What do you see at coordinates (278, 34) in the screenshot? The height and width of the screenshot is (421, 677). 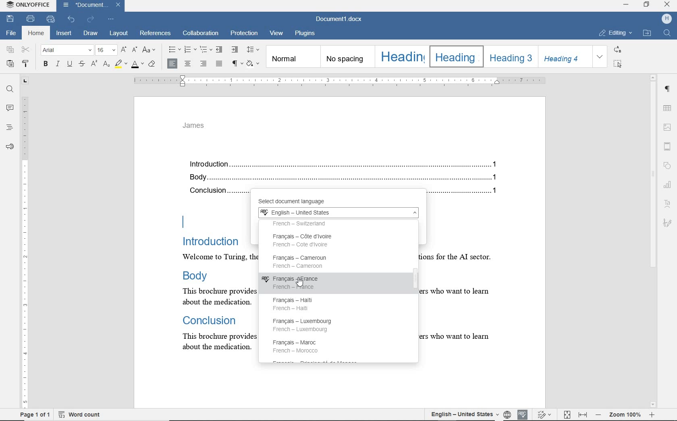 I see `view` at bounding box center [278, 34].